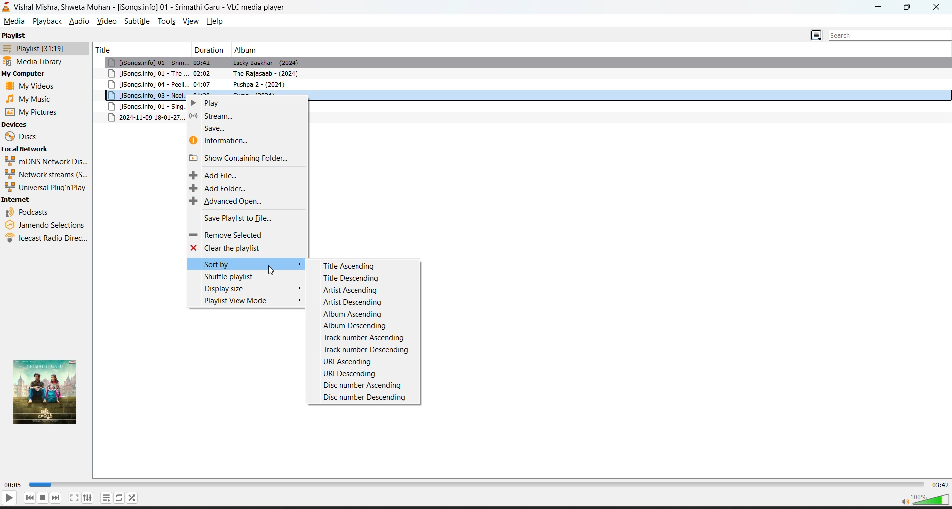 The height and width of the screenshot is (509, 952). What do you see at coordinates (272, 269) in the screenshot?
I see `cursor` at bounding box center [272, 269].